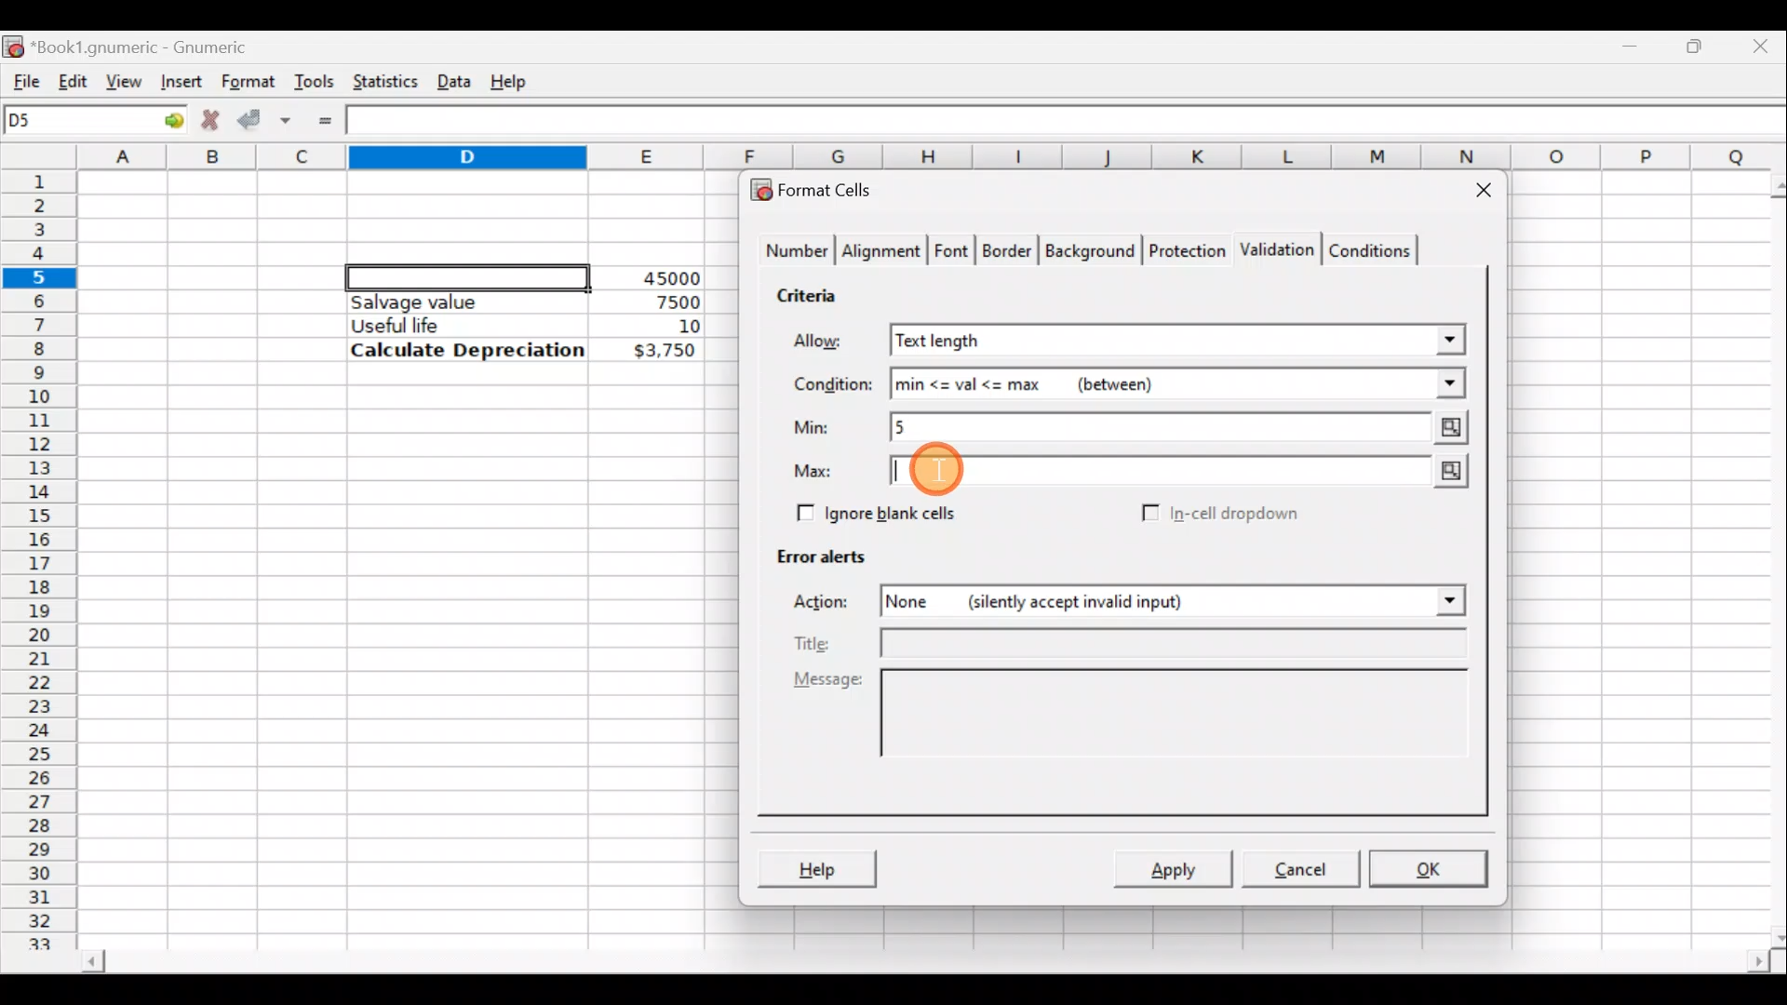 The image size is (1787, 1005). I want to click on Cell name D5, so click(73, 122).